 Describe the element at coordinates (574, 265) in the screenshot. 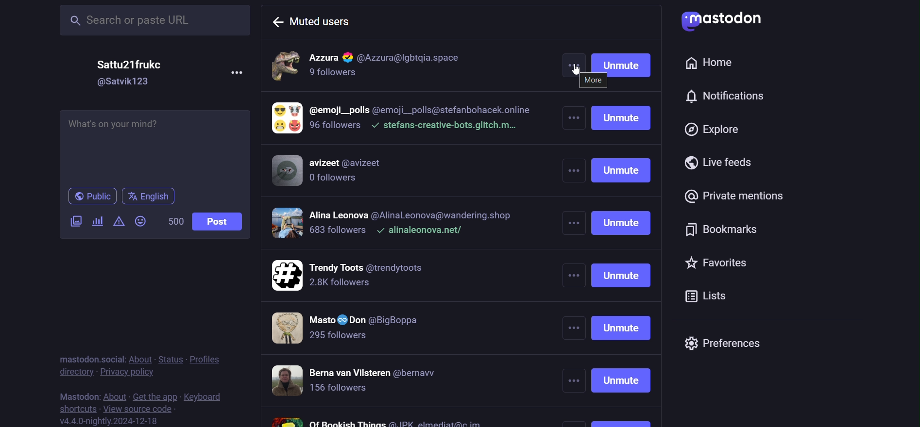

I see `more` at that location.